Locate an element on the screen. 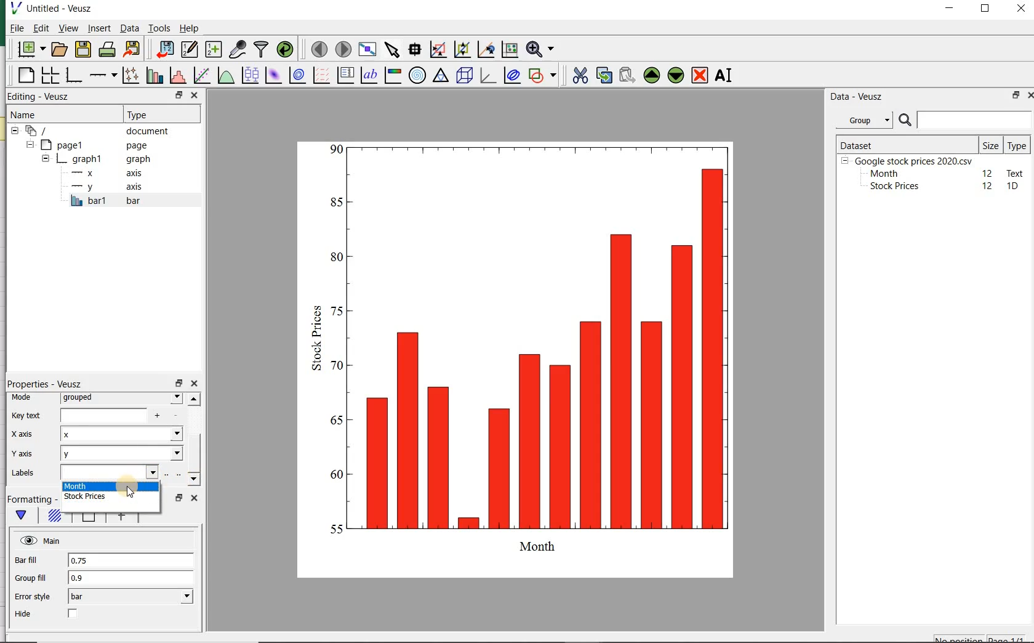  paste widget from the clipboard is located at coordinates (627, 76).